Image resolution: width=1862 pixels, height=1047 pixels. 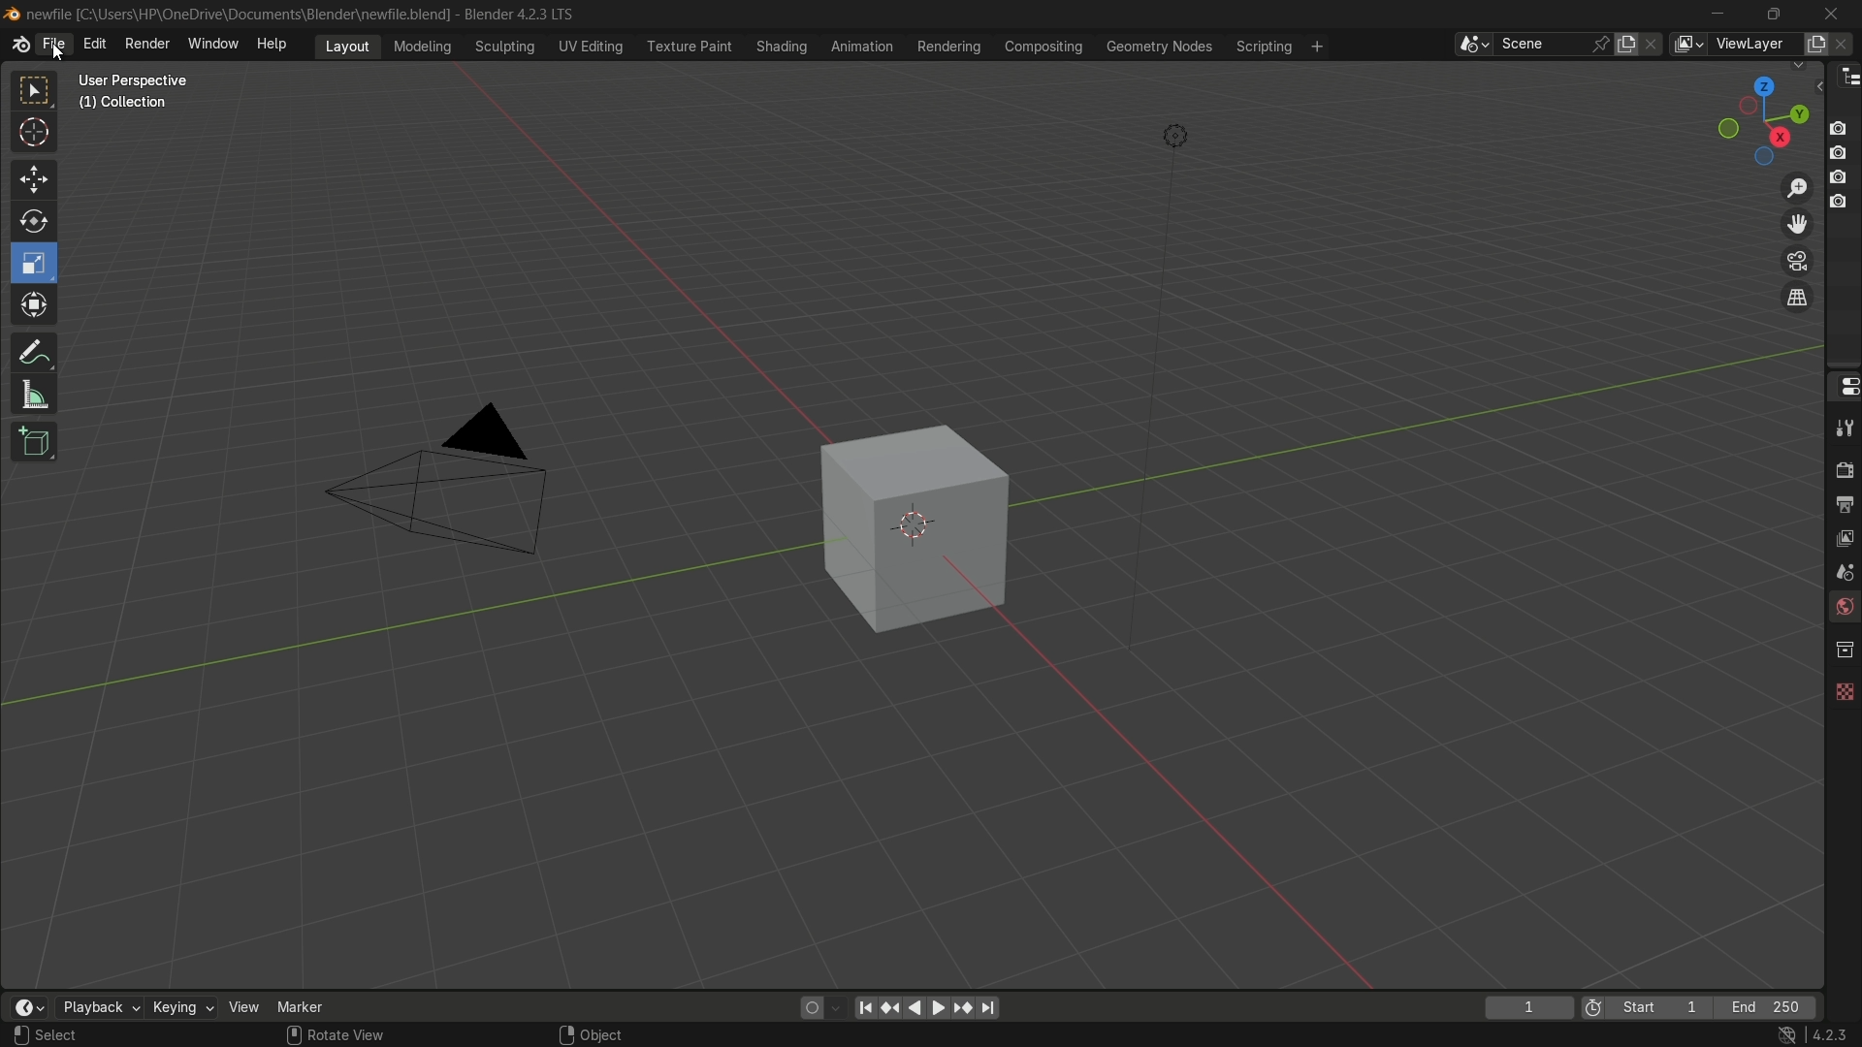 What do you see at coordinates (58, 51) in the screenshot?
I see `Cursor` at bounding box center [58, 51].